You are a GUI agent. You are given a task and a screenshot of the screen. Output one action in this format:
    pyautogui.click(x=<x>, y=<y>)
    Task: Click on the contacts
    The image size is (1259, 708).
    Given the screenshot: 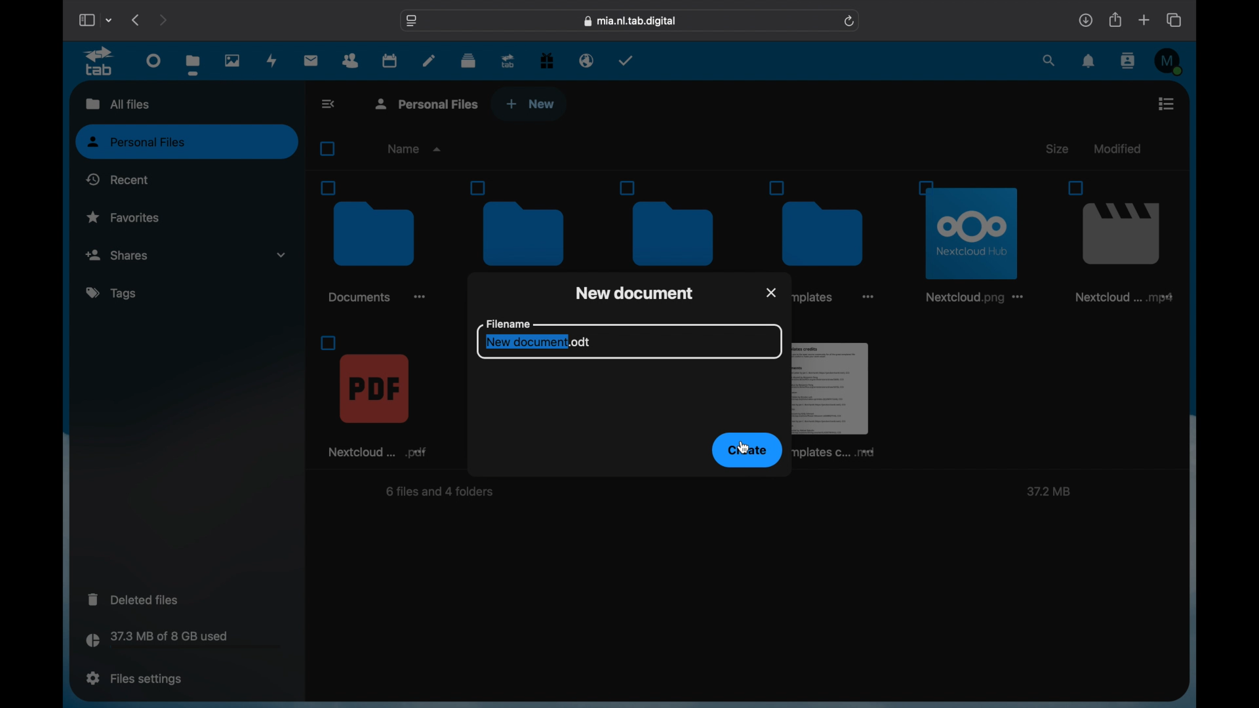 What is the action you would take?
    pyautogui.click(x=351, y=61)
    